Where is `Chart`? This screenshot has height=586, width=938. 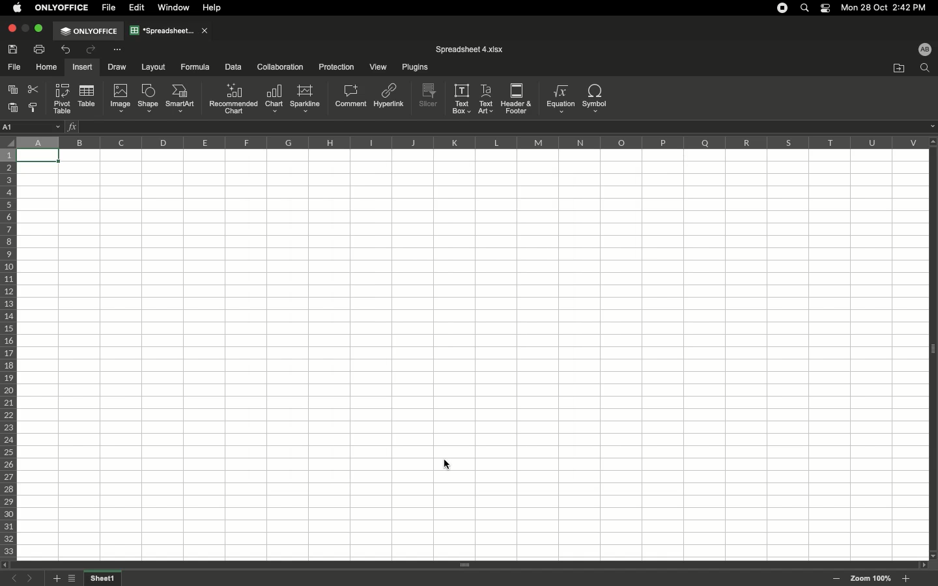
Chart is located at coordinates (274, 99).